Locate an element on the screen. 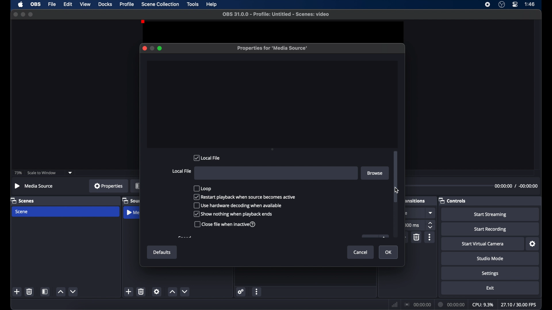  connection is located at coordinates (417, 304).